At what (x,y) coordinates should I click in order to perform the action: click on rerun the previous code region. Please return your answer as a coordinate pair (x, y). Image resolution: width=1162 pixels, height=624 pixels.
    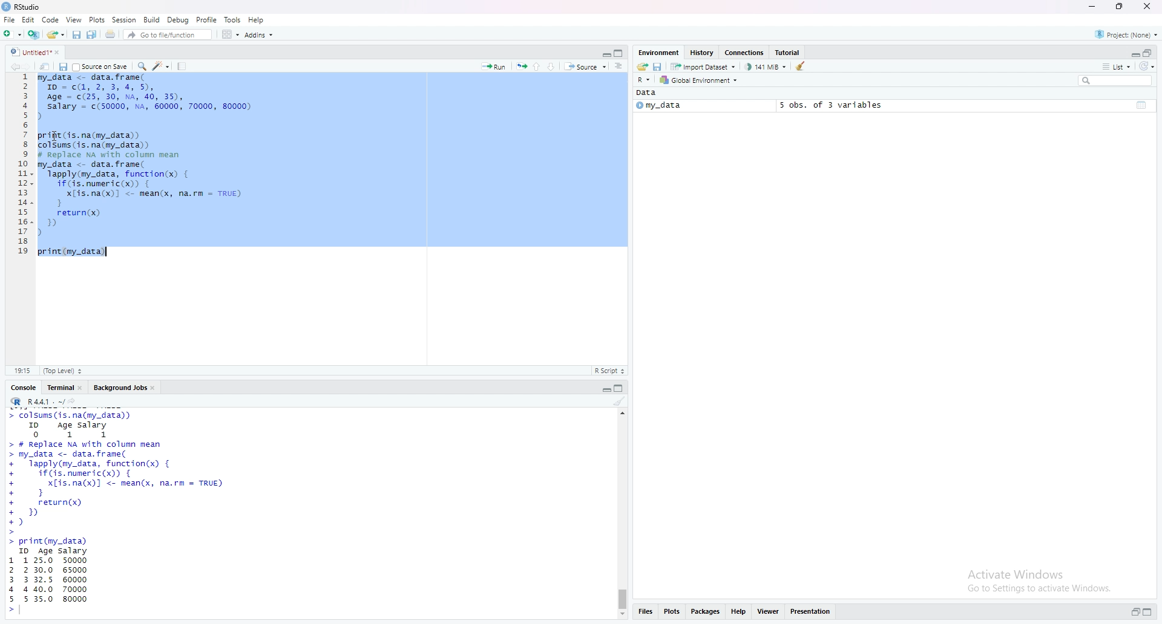
    Looking at the image, I should click on (521, 67).